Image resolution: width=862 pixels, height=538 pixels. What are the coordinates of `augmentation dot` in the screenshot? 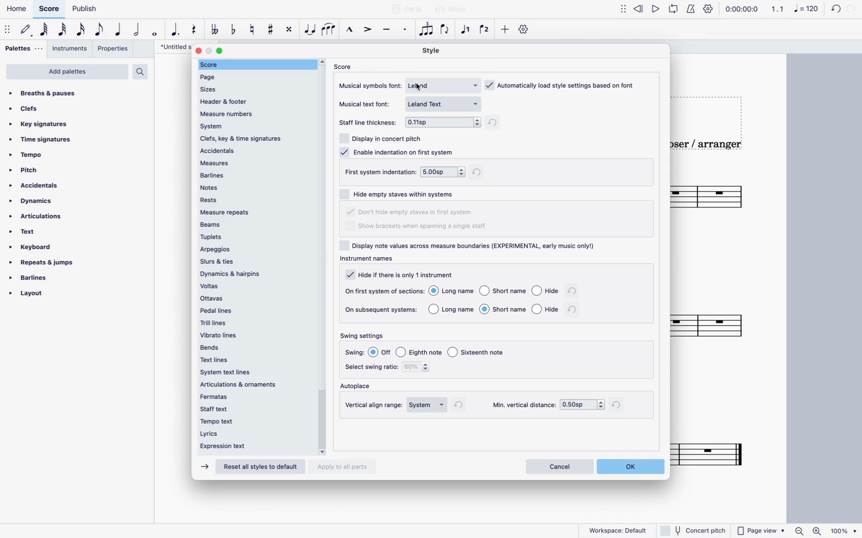 It's located at (175, 32).